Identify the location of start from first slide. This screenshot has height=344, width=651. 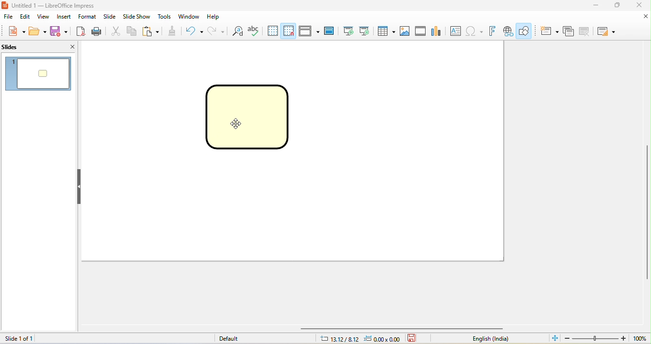
(347, 30).